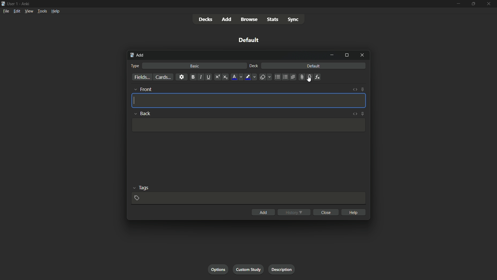  What do you see at coordinates (293, 20) in the screenshot?
I see `sync` at bounding box center [293, 20].